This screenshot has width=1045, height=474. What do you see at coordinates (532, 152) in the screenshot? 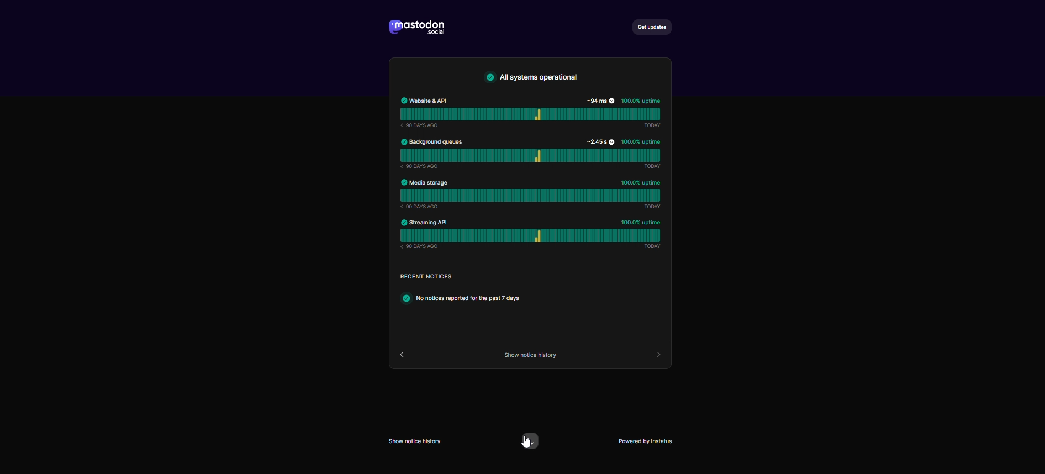
I see `background queues` at bounding box center [532, 152].